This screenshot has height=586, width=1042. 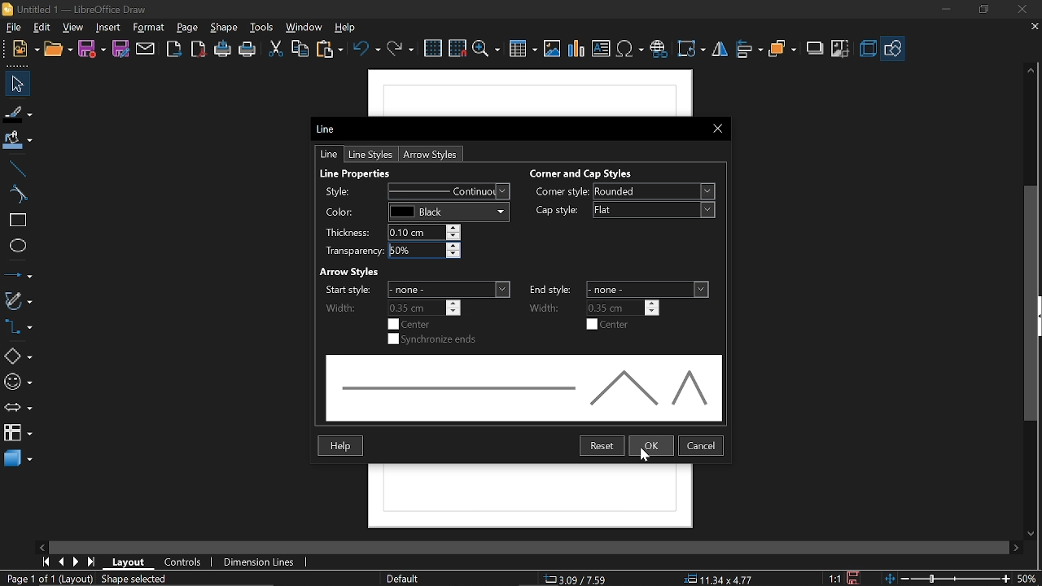 I want to click on curve, so click(x=16, y=194).